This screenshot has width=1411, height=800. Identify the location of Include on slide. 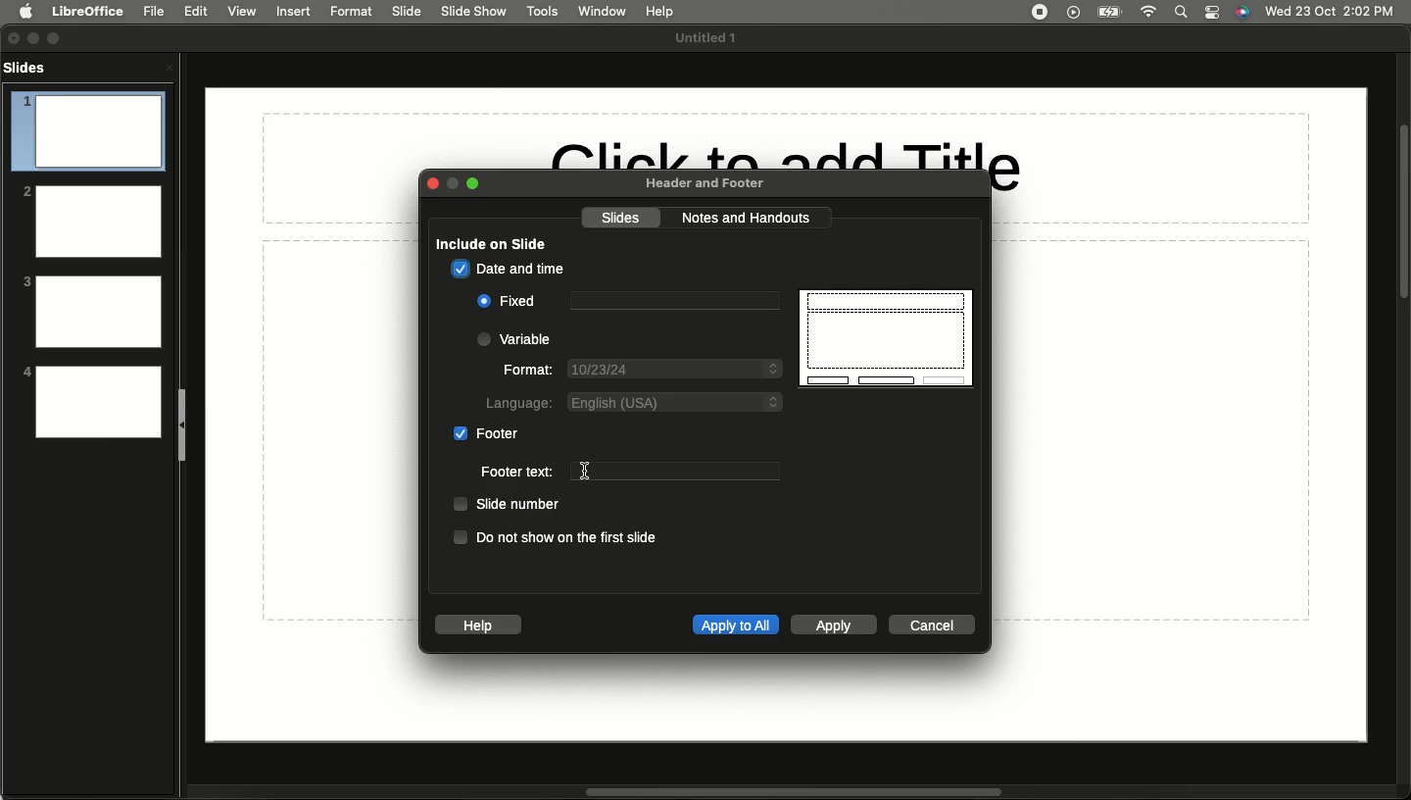
(489, 241).